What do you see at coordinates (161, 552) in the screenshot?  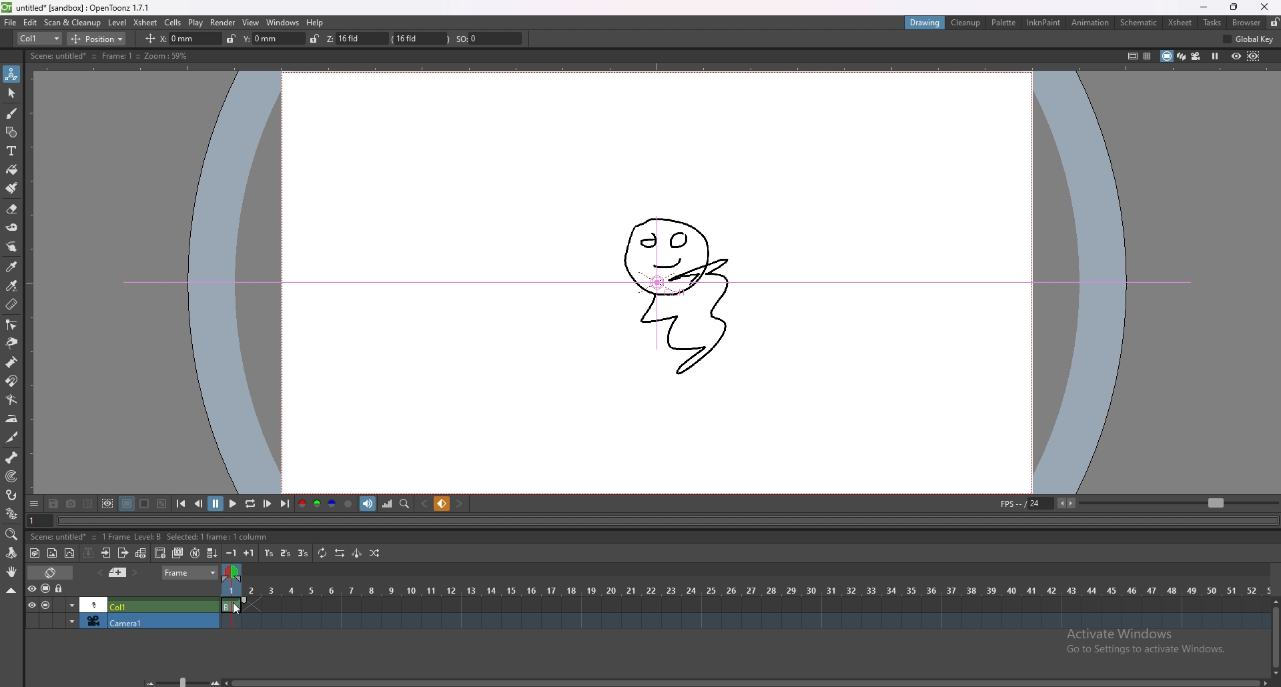 I see `create blank drawing` at bounding box center [161, 552].